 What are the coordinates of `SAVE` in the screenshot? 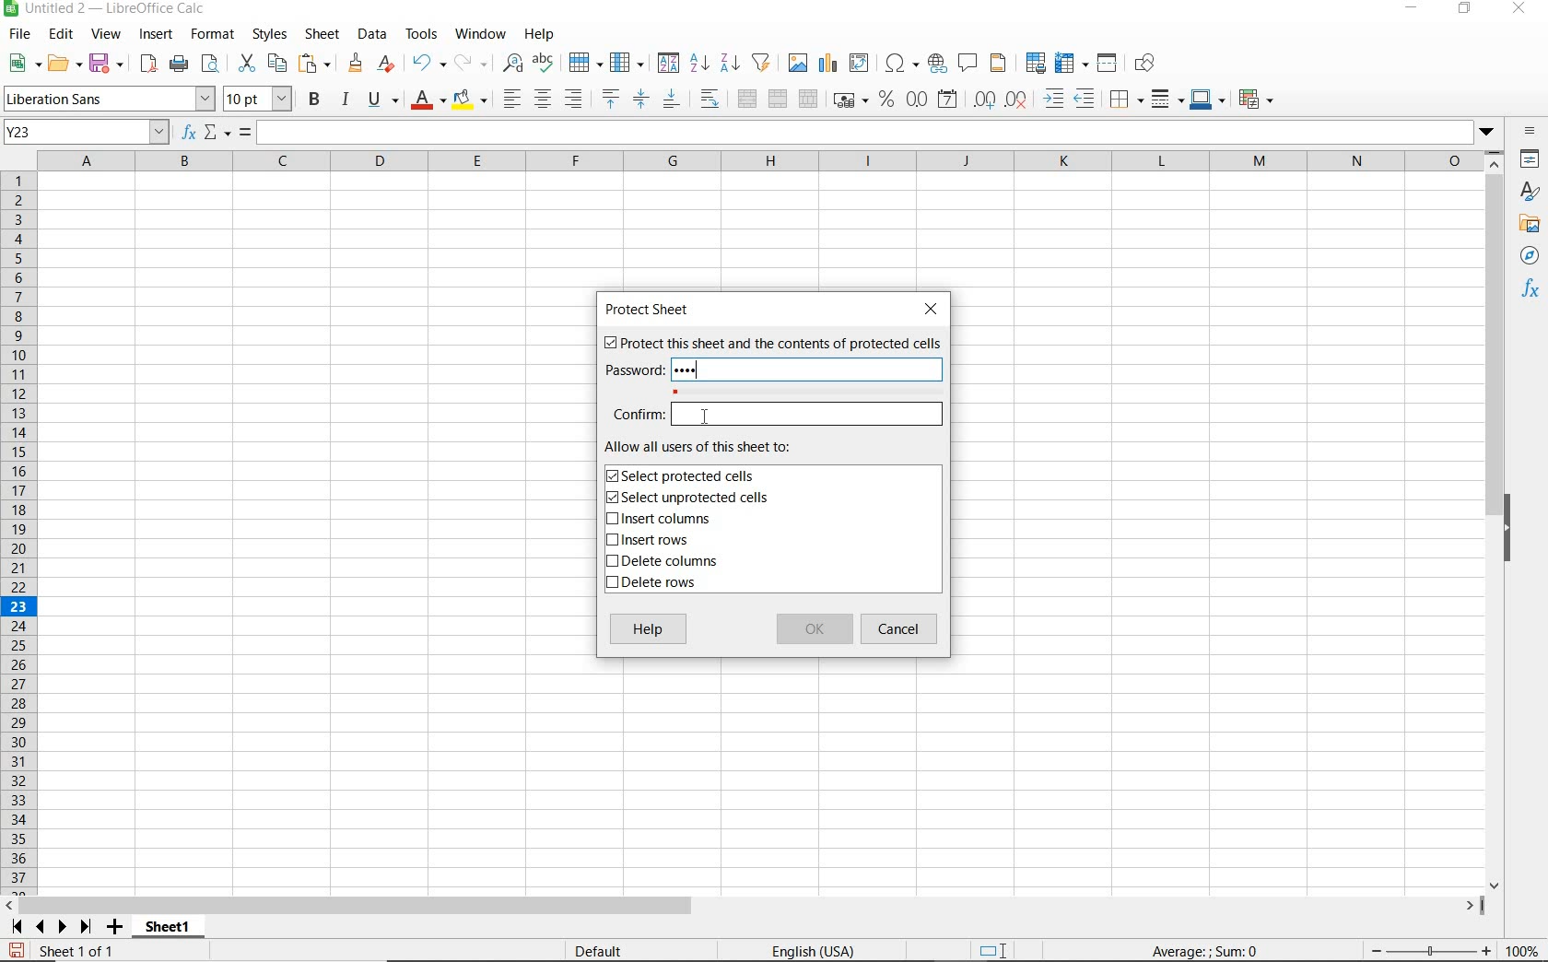 It's located at (106, 63).